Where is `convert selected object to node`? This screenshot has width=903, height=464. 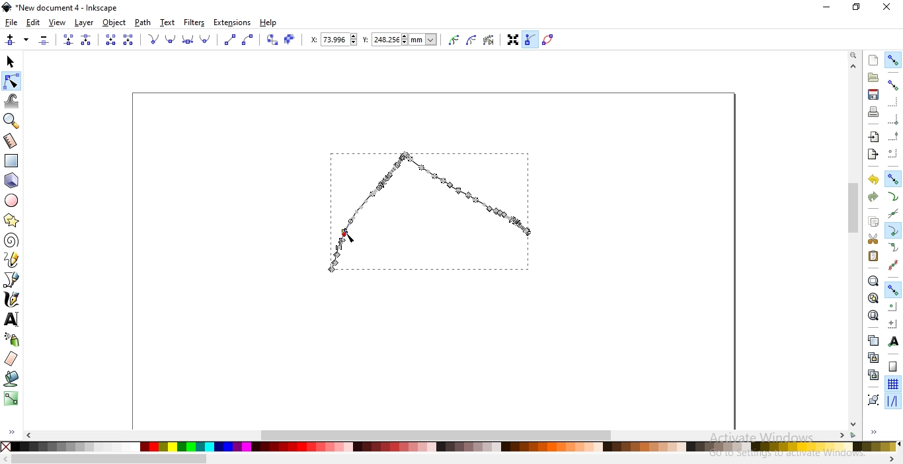
convert selected object to node is located at coordinates (271, 40).